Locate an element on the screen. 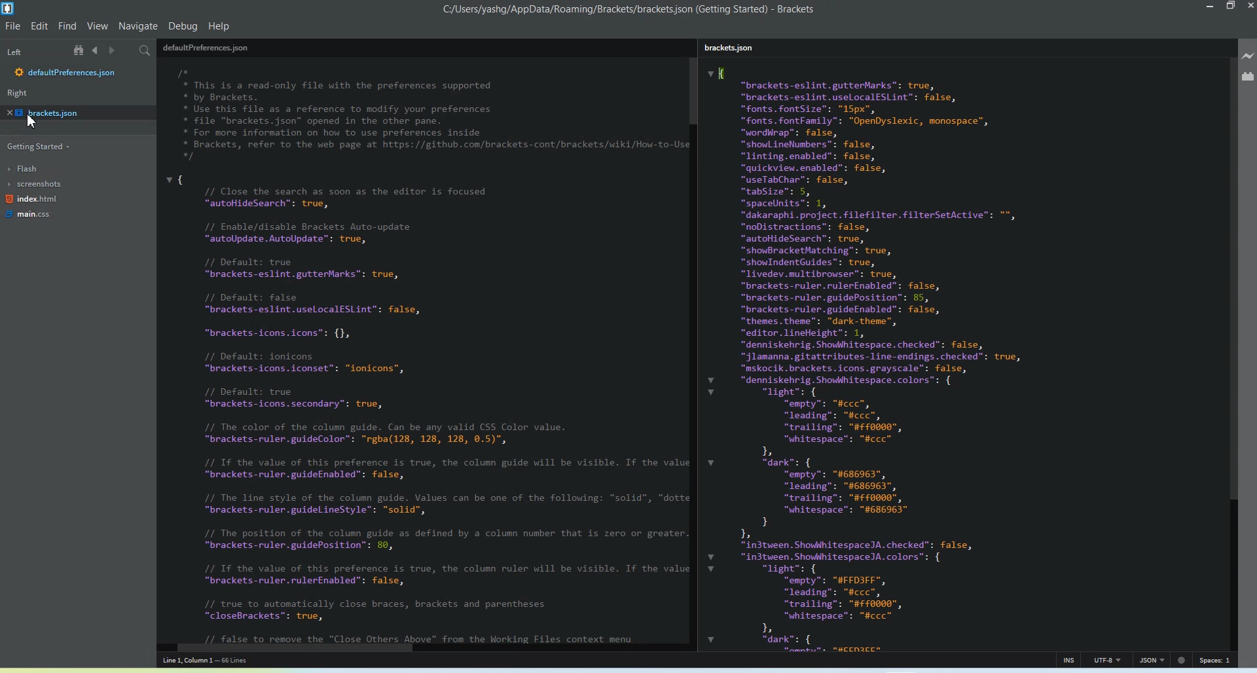  INS is located at coordinates (1069, 659).